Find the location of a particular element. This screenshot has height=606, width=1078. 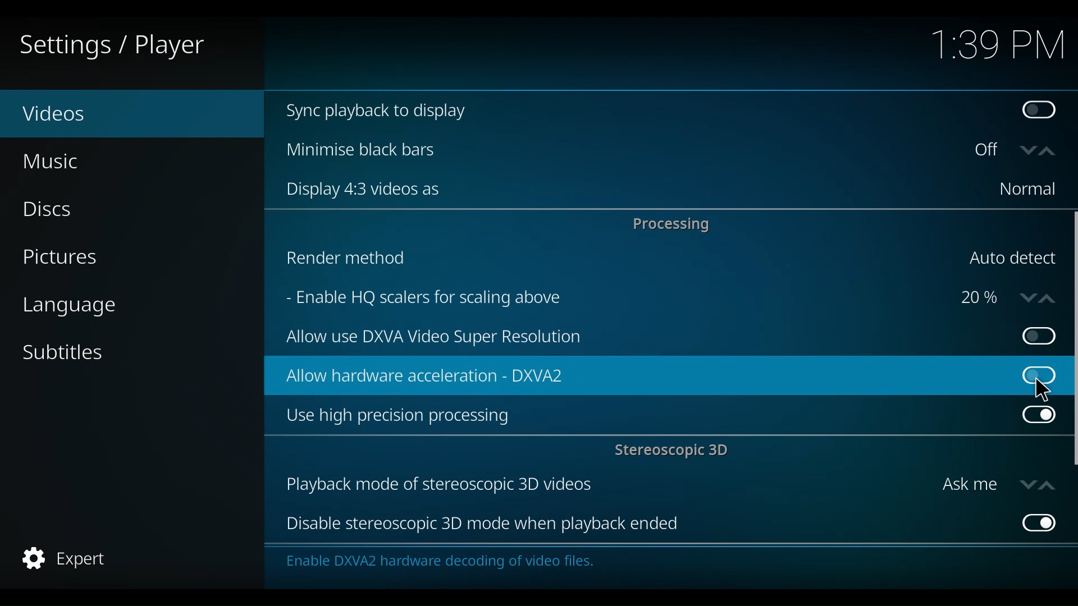

Videos is located at coordinates (79, 114).